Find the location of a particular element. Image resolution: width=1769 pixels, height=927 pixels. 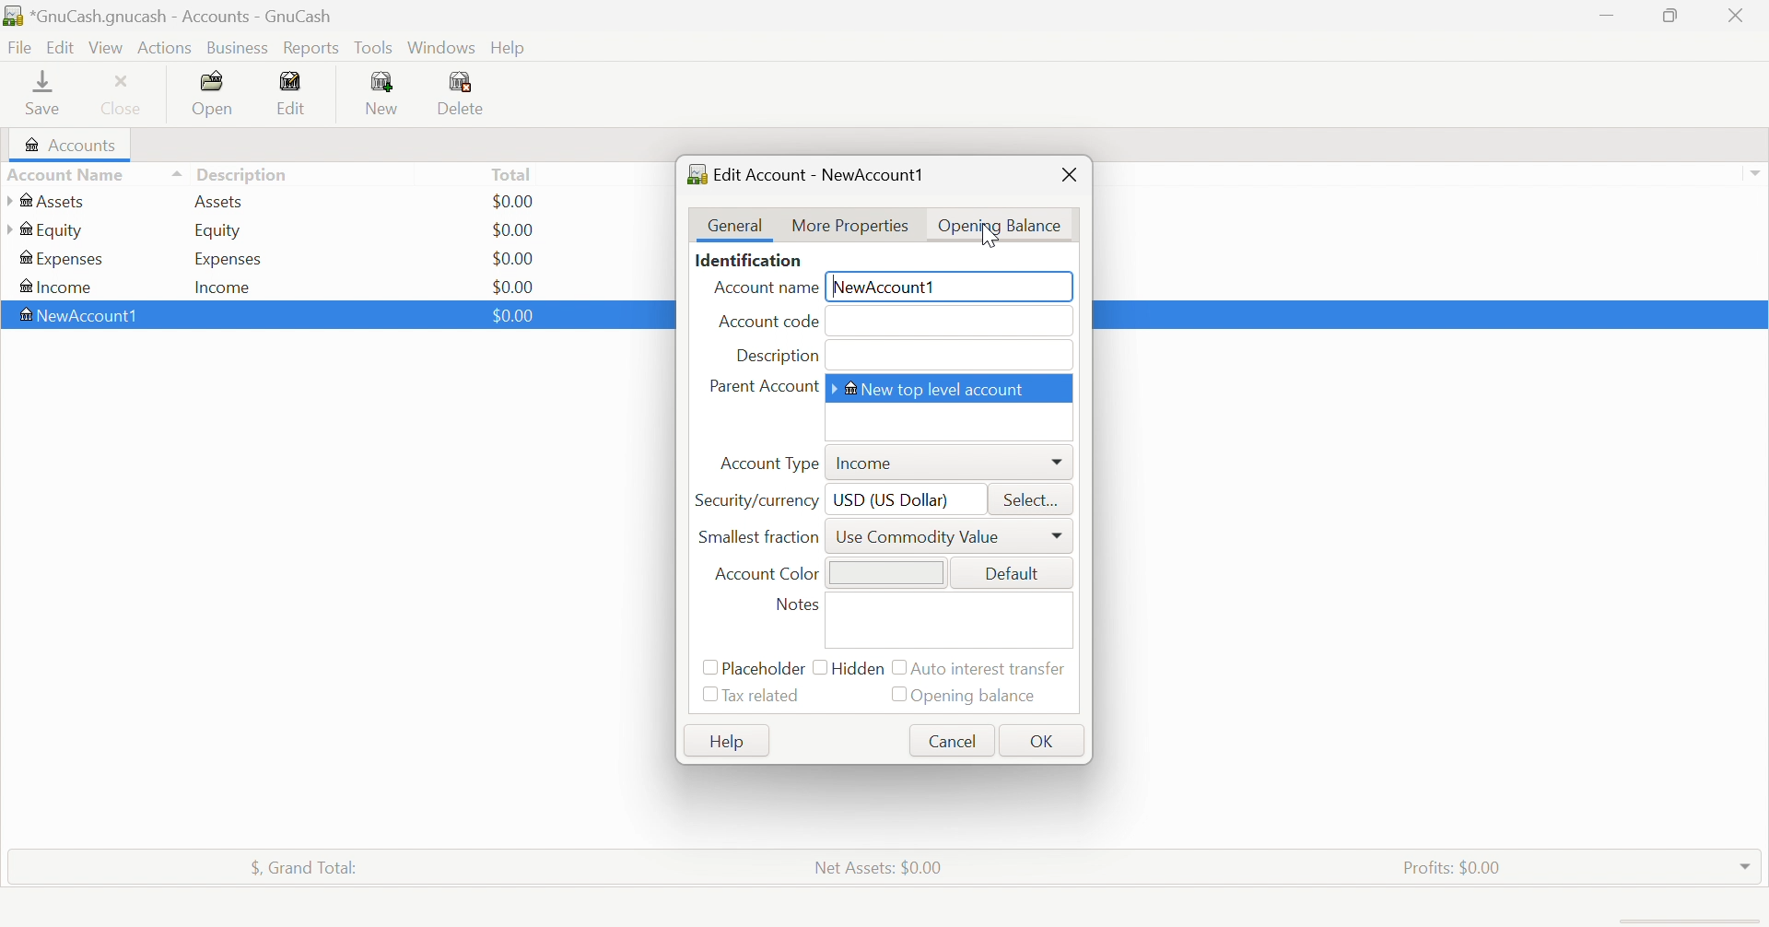

Business is located at coordinates (238, 46).